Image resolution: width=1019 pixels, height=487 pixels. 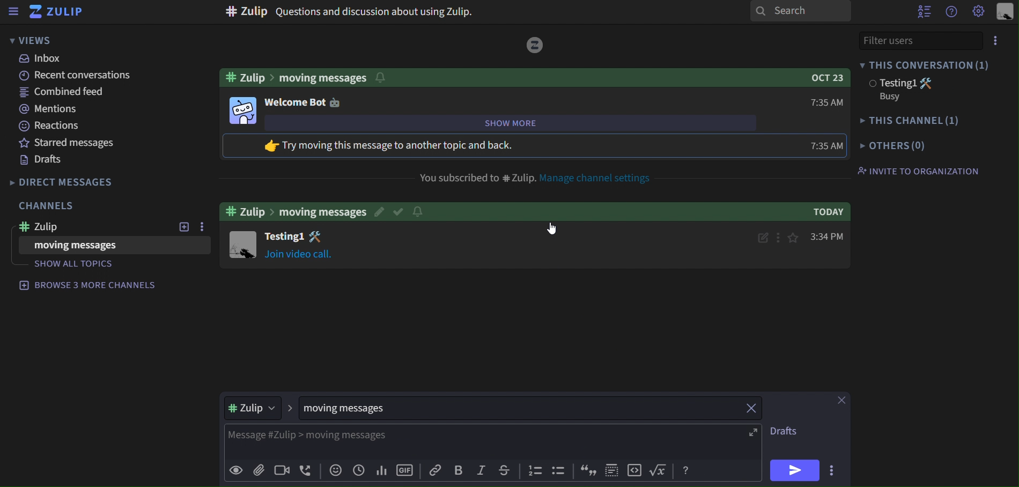 I want to click on copy link, so click(x=435, y=471).